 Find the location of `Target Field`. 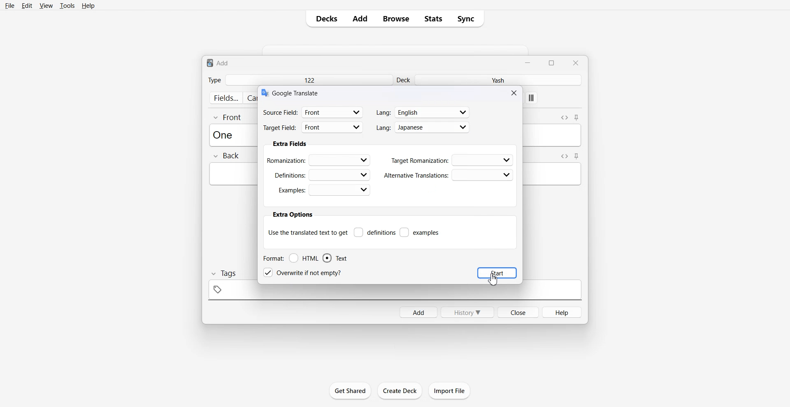

Target Field is located at coordinates (313, 128).